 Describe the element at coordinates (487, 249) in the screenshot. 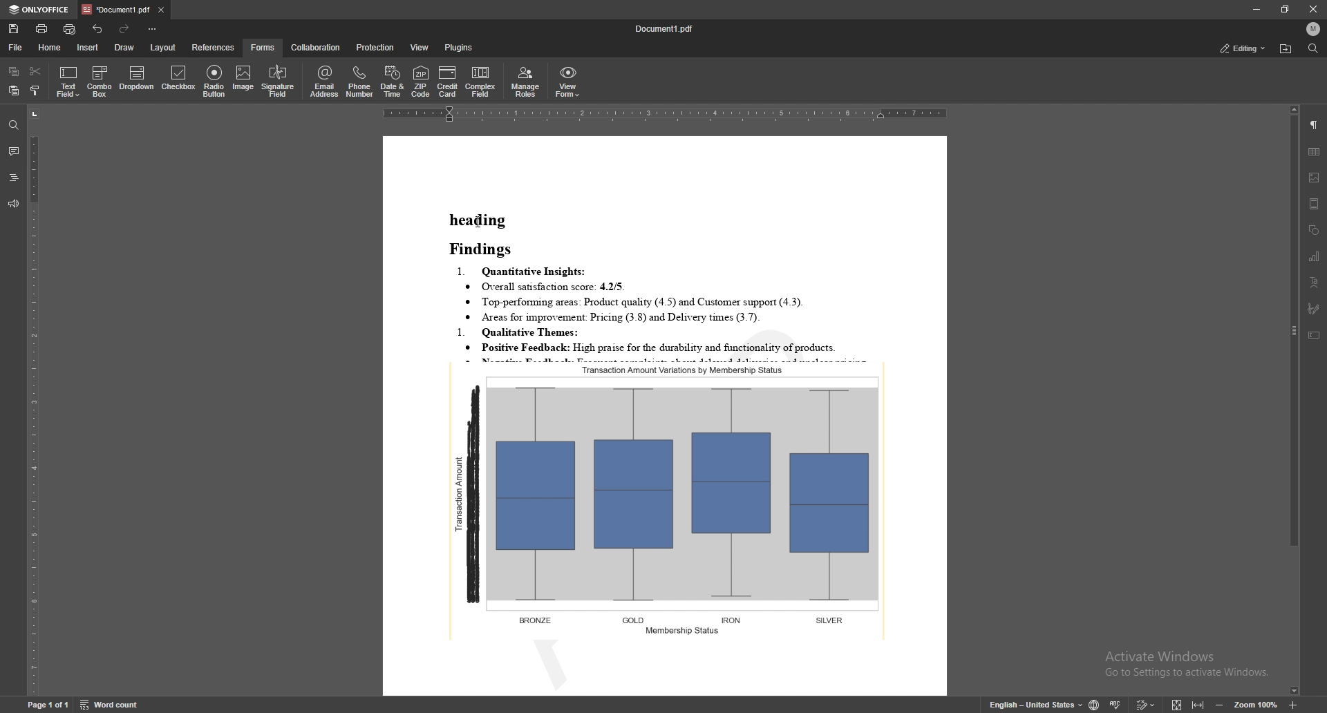

I see `Findings` at that location.